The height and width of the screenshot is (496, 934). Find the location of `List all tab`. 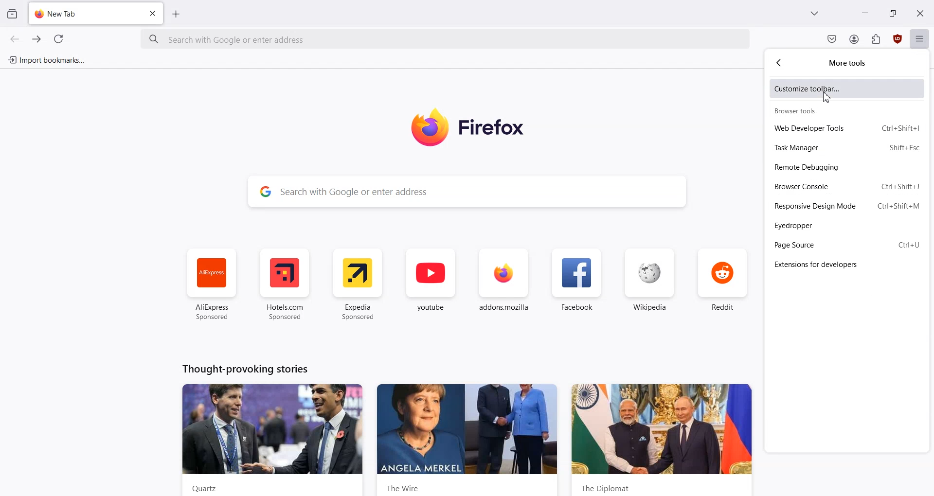

List all tab is located at coordinates (814, 12).